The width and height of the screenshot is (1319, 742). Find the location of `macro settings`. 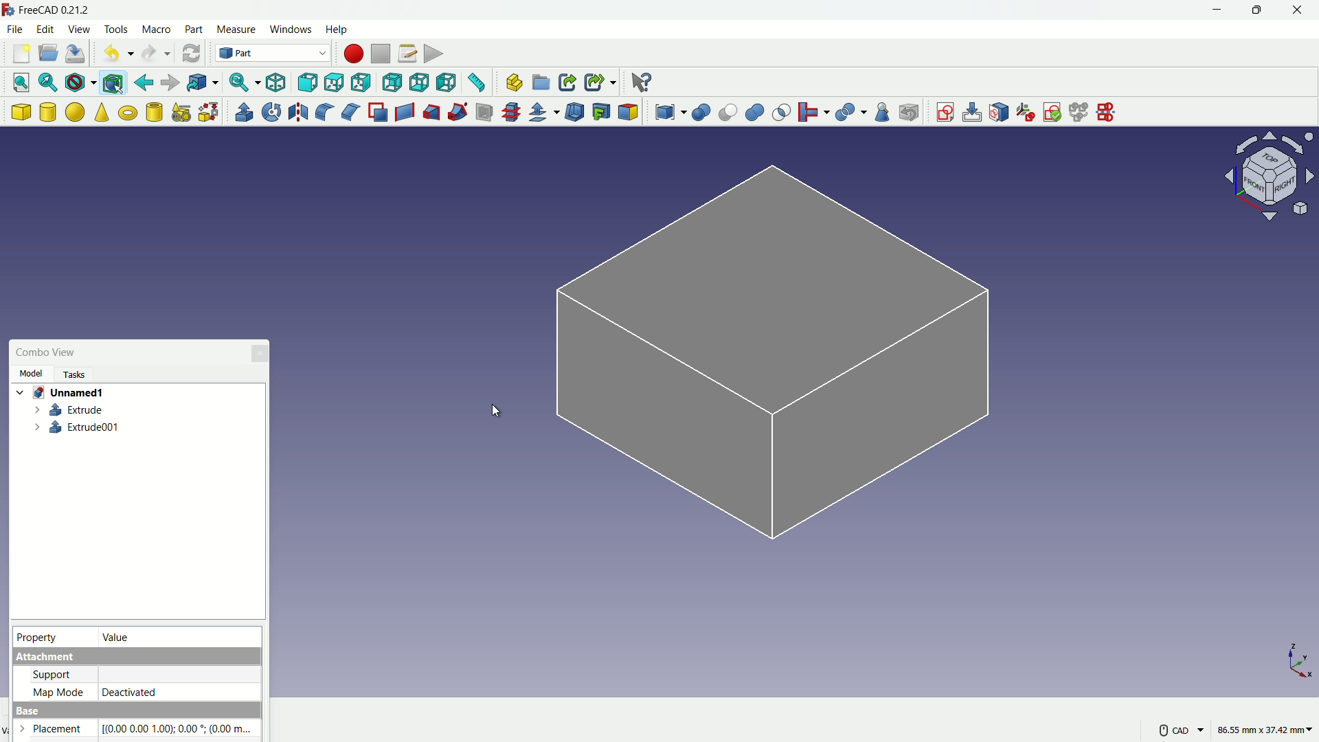

macro settings is located at coordinates (407, 54).